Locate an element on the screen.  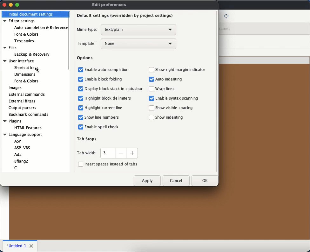
Highlight current line is located at coordinates (106, 108).